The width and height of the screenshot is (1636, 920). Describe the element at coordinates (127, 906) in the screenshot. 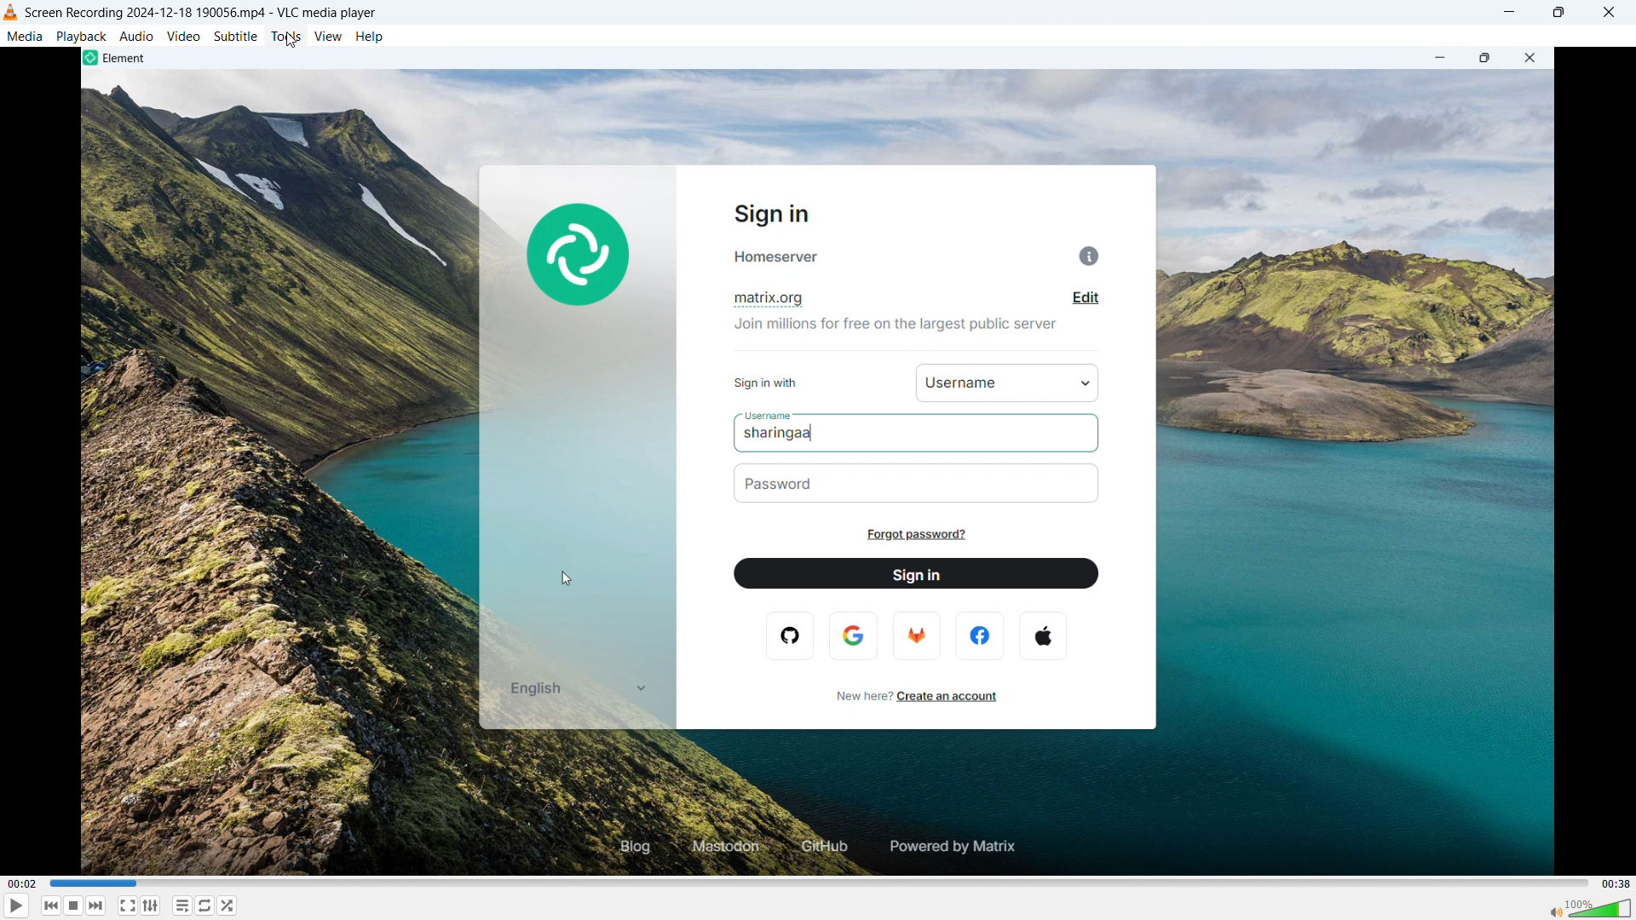

I see `fullscreen` at that location.